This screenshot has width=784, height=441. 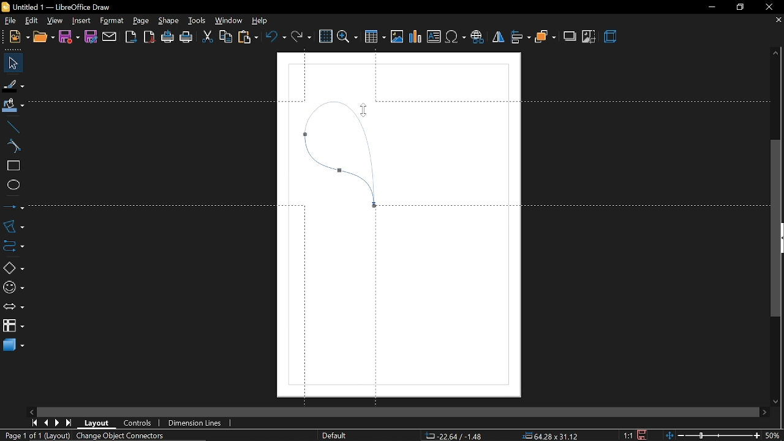 I want to click on zoom, so click(x=347, y=37).